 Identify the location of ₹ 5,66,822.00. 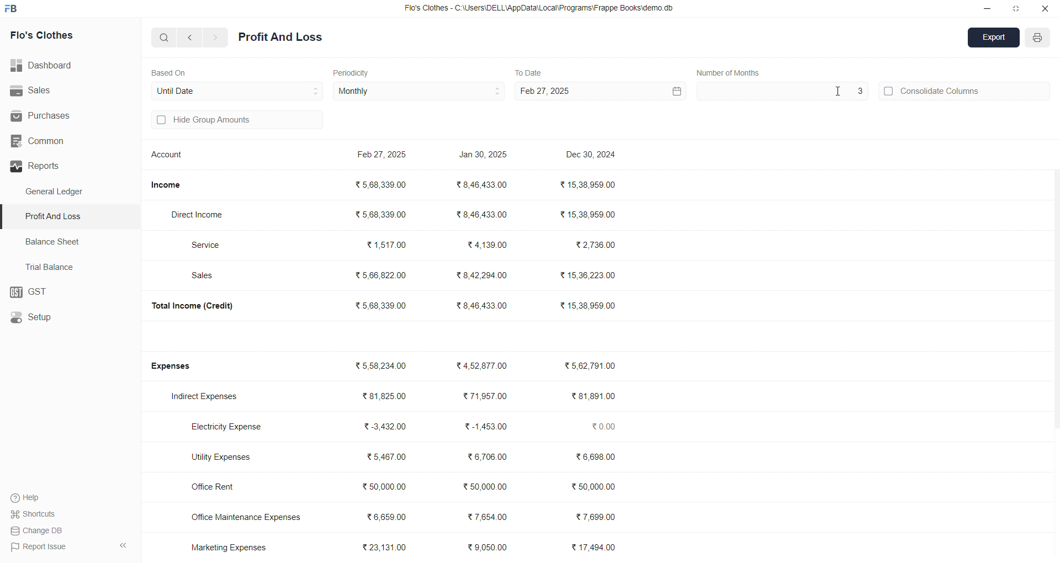
(382, 274).